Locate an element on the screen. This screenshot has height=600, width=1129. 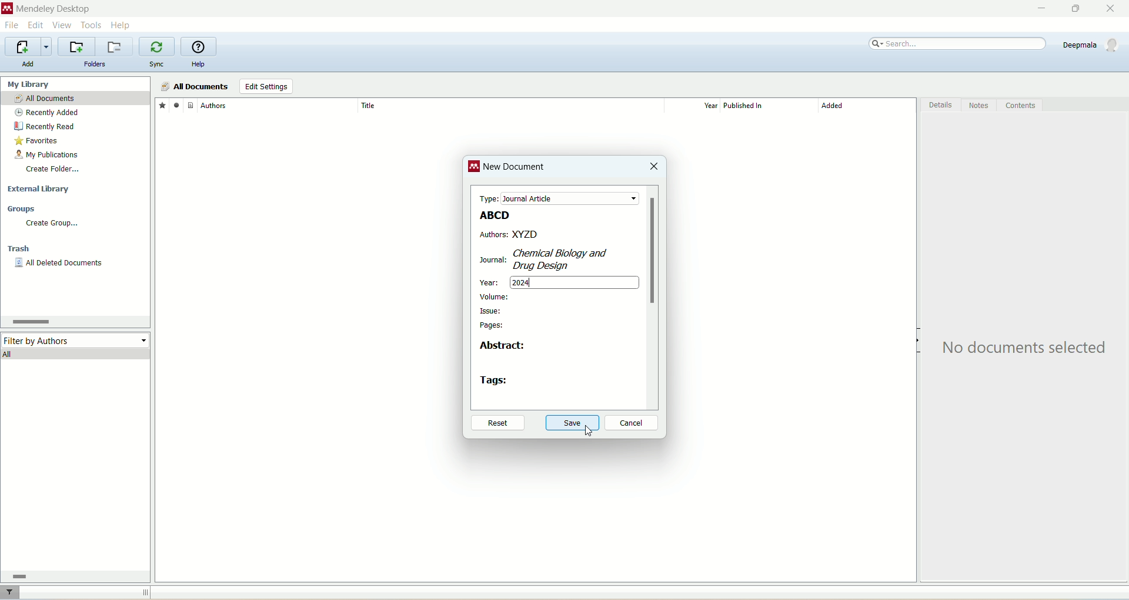
logo is located at coordinates (475, 168).